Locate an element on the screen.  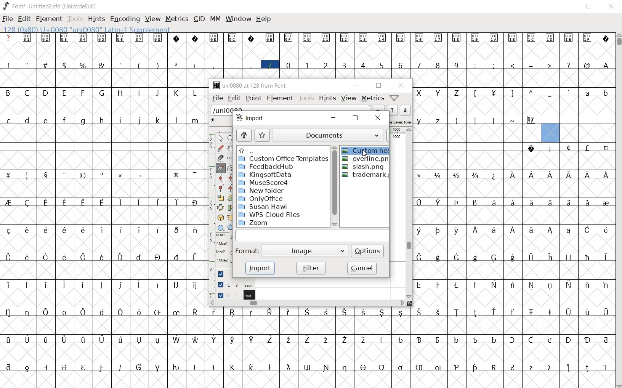
glyph is located at coordinates (83, 93).